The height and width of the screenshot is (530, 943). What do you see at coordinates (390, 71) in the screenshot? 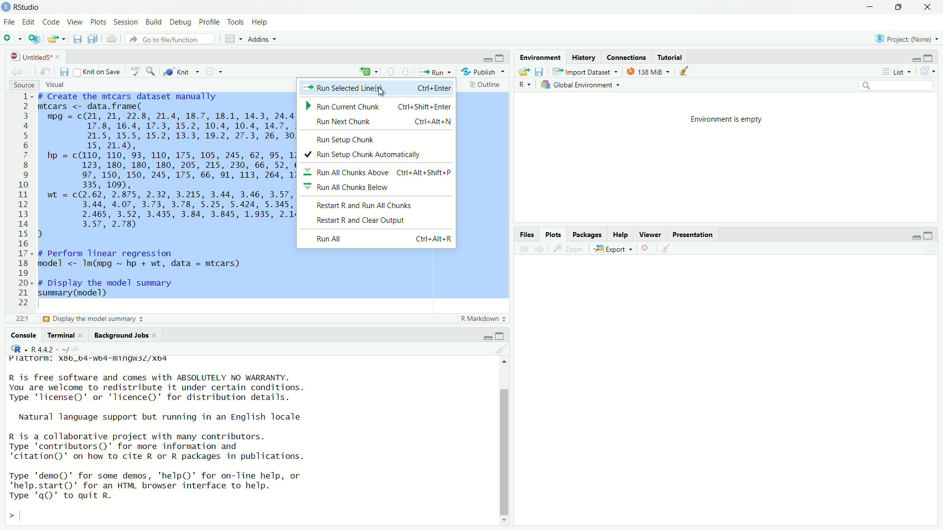
I see `go to previous section` at bounding box center [390, 71].